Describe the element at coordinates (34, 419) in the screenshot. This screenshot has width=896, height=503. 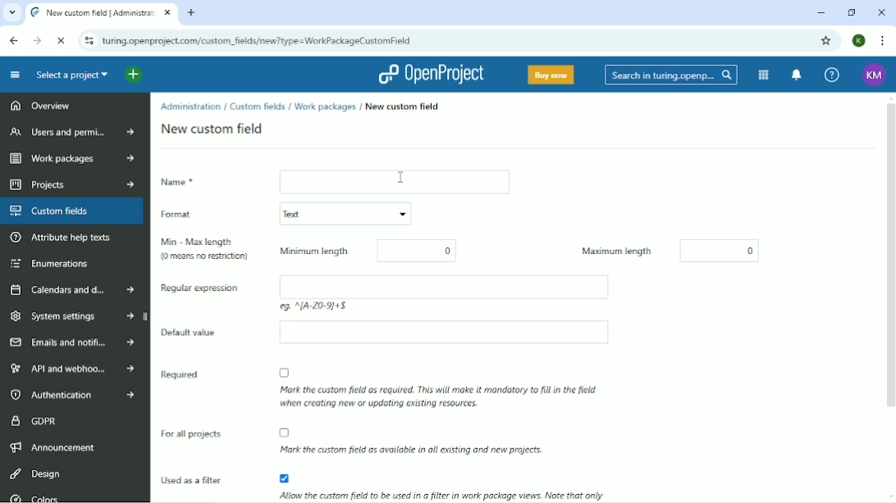
I see `GDPR` at that location.